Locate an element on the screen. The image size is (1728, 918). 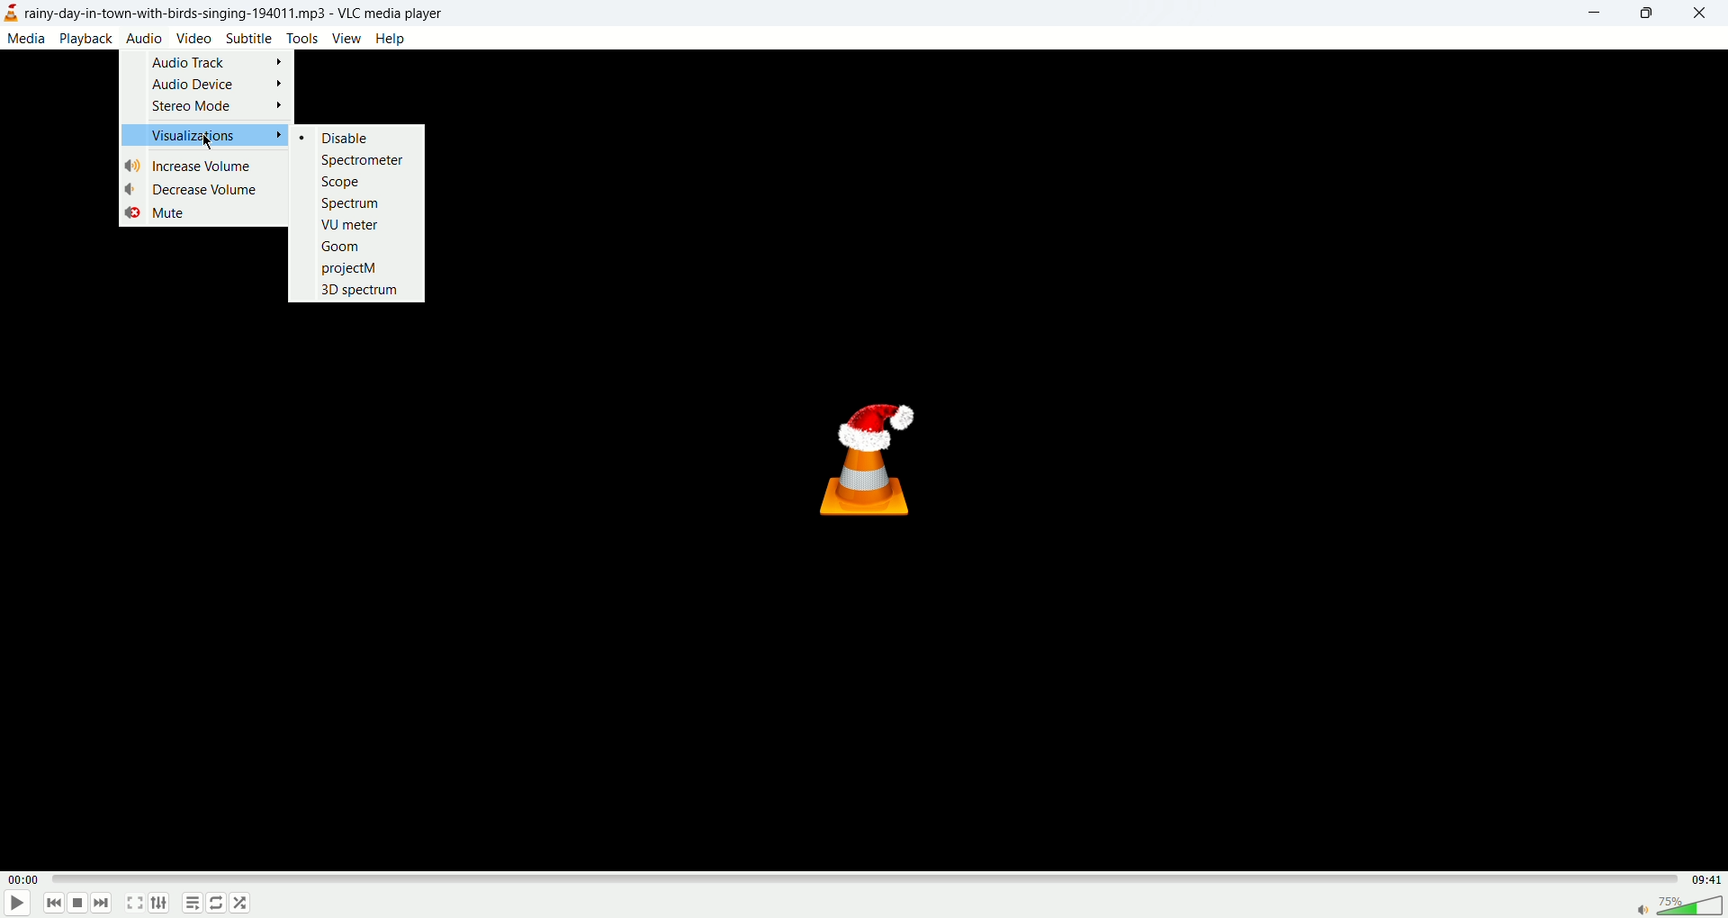
Scope is located at coordinates (346, 182).